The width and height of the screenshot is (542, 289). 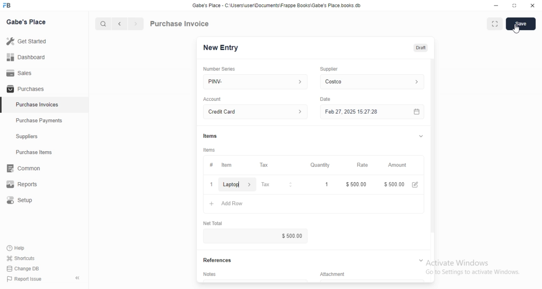 I want to click on Tax, so click(x=276, y=184).